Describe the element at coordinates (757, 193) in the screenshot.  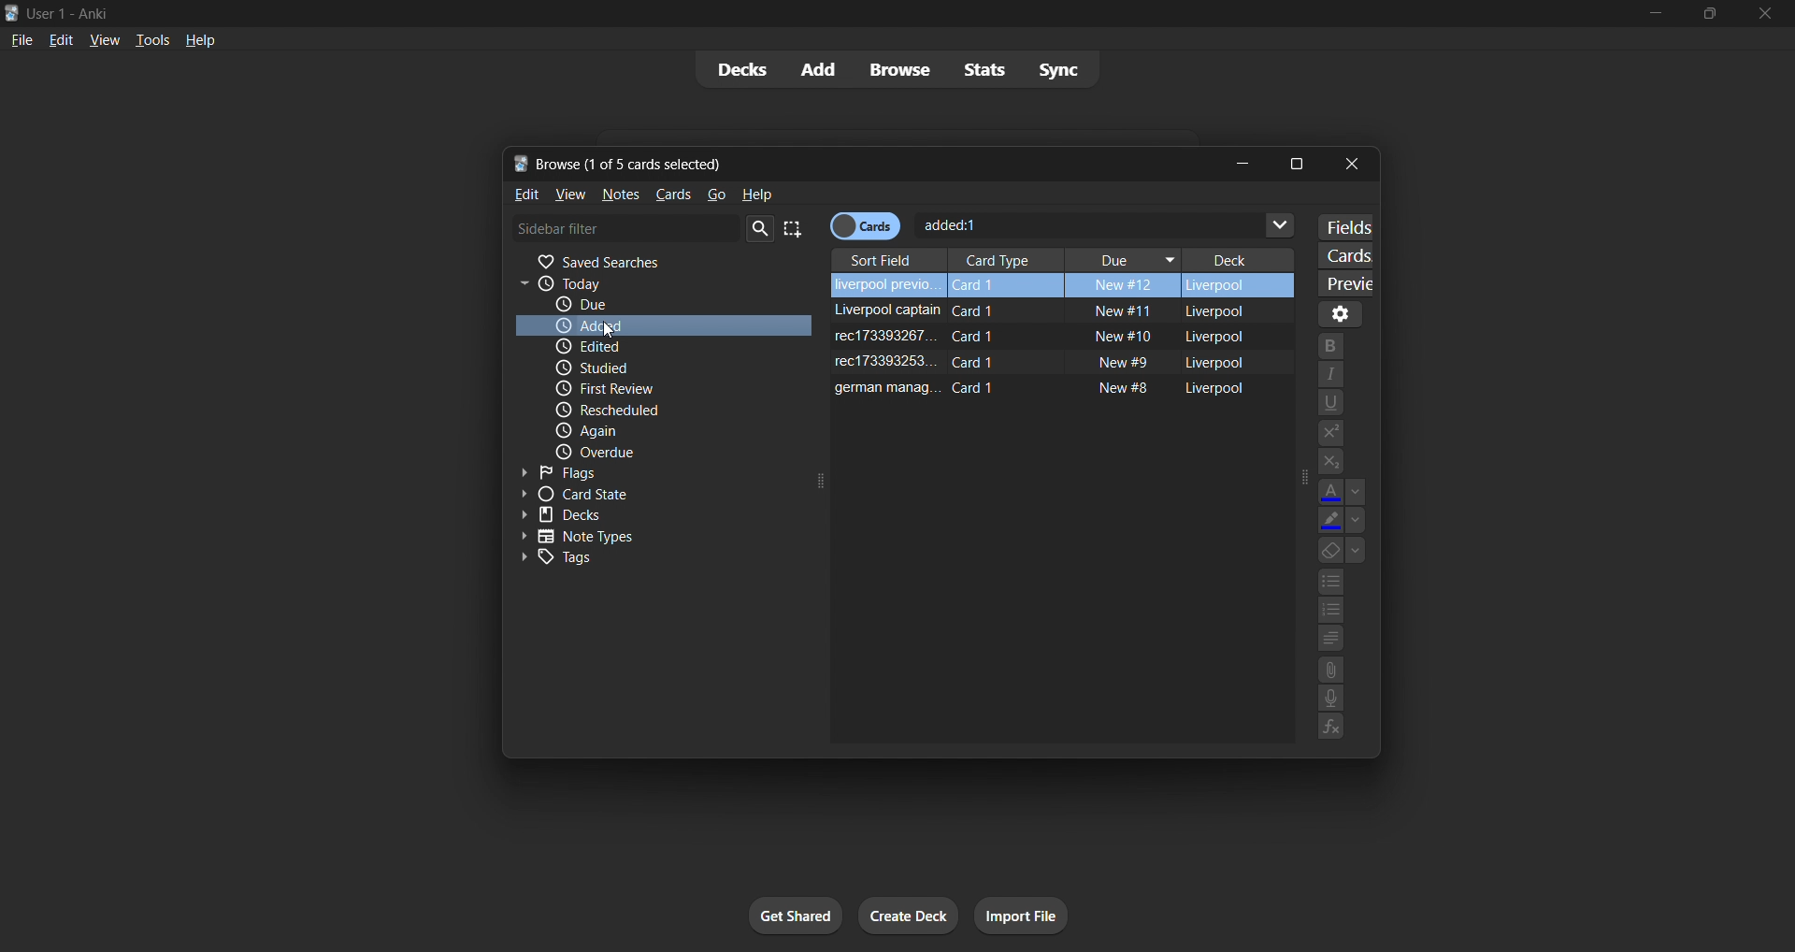
I see `help` at that location.